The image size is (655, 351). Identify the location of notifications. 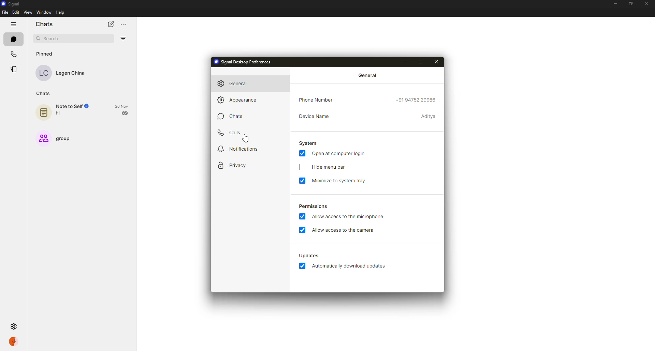
(238, 148).